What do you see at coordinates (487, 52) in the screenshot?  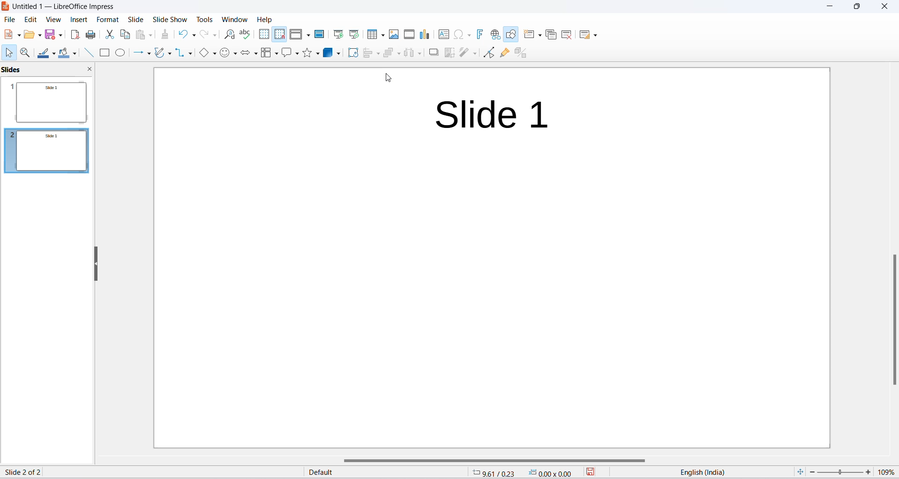 I see `toggle point end mode` at bounding box center [487, 52].